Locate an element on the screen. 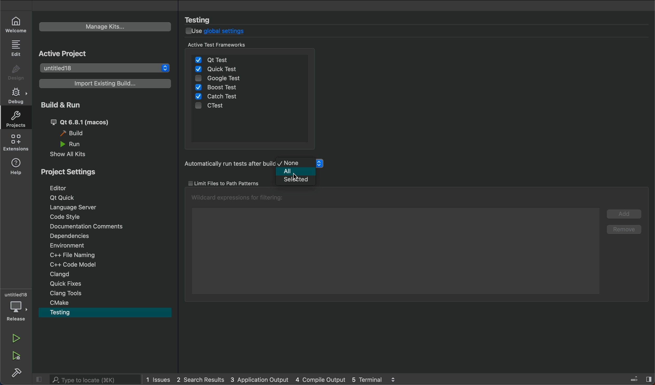 Image resolution: width=655 pixels, height=385 pixels. manage kits is located at coordinates (106, 26).